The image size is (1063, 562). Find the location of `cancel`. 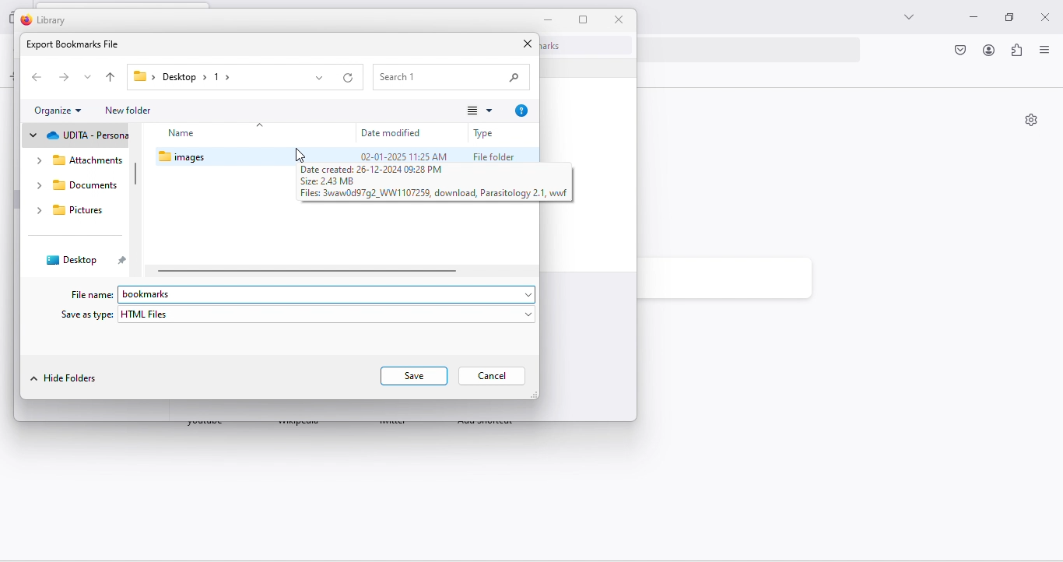

cancel is located at coordinates (493, 376).